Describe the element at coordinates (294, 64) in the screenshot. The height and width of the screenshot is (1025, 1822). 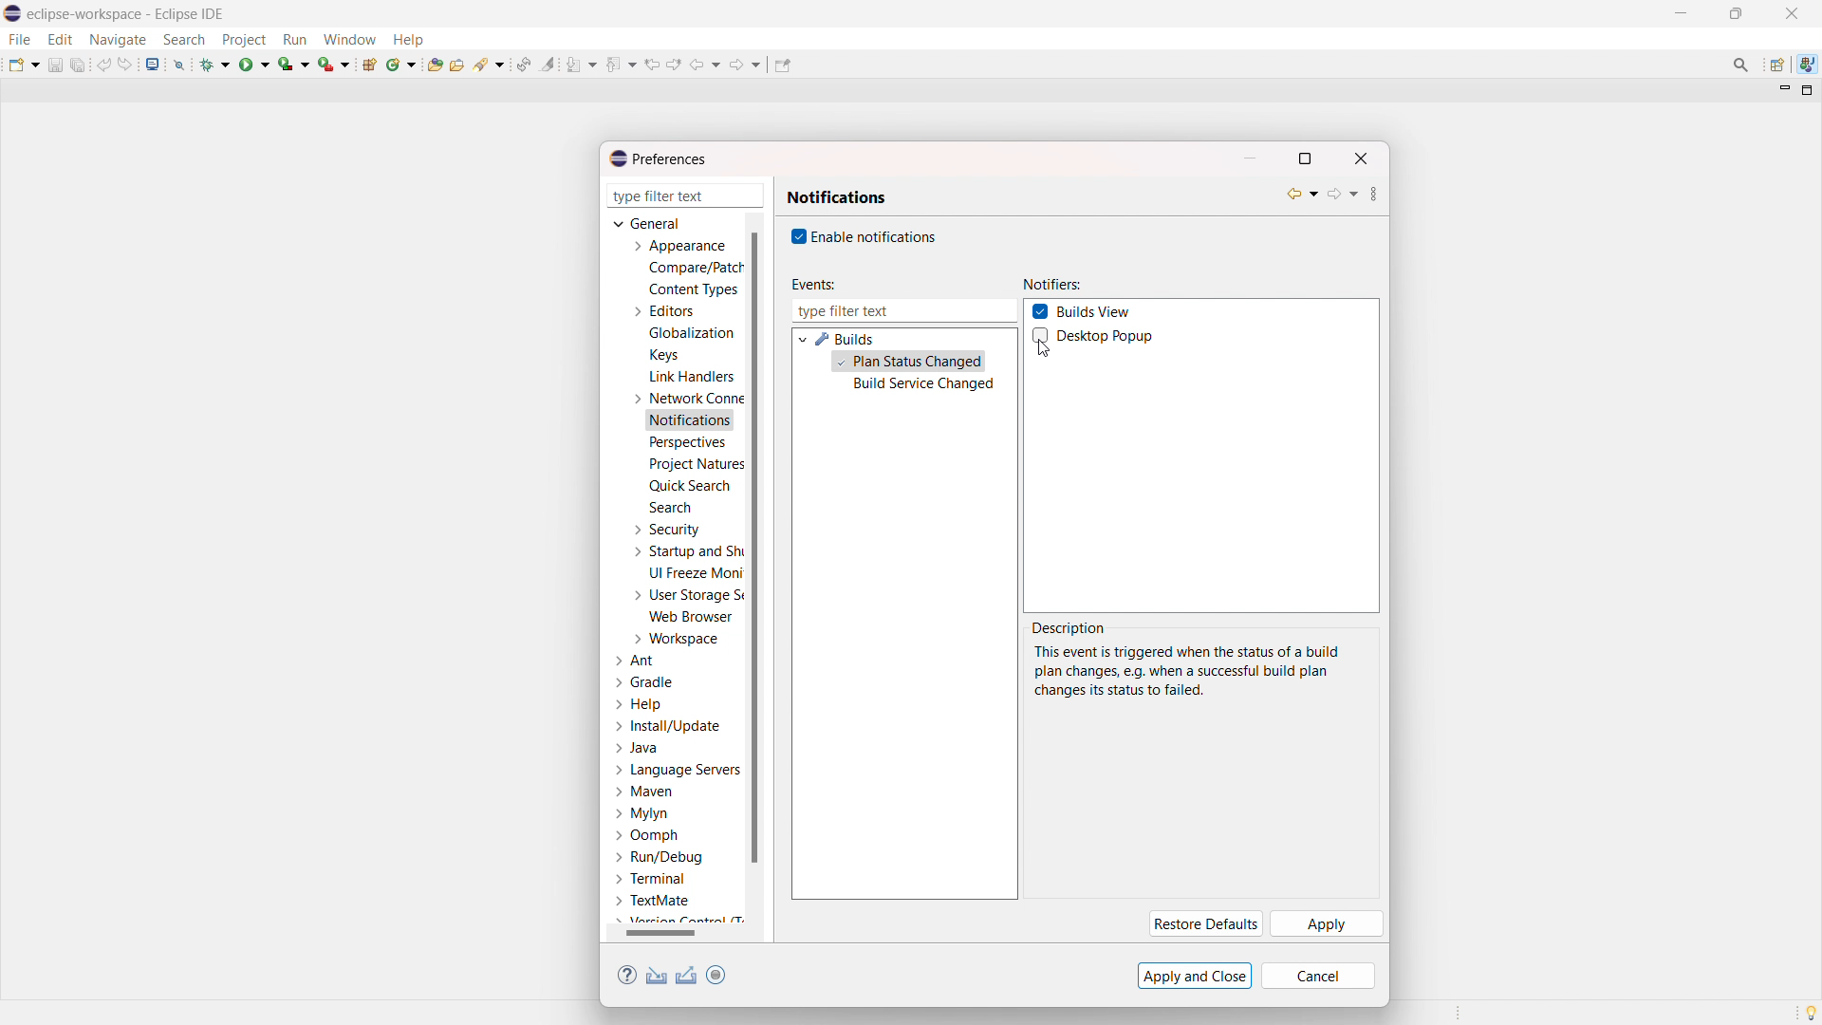
I see `coverage` at that location.